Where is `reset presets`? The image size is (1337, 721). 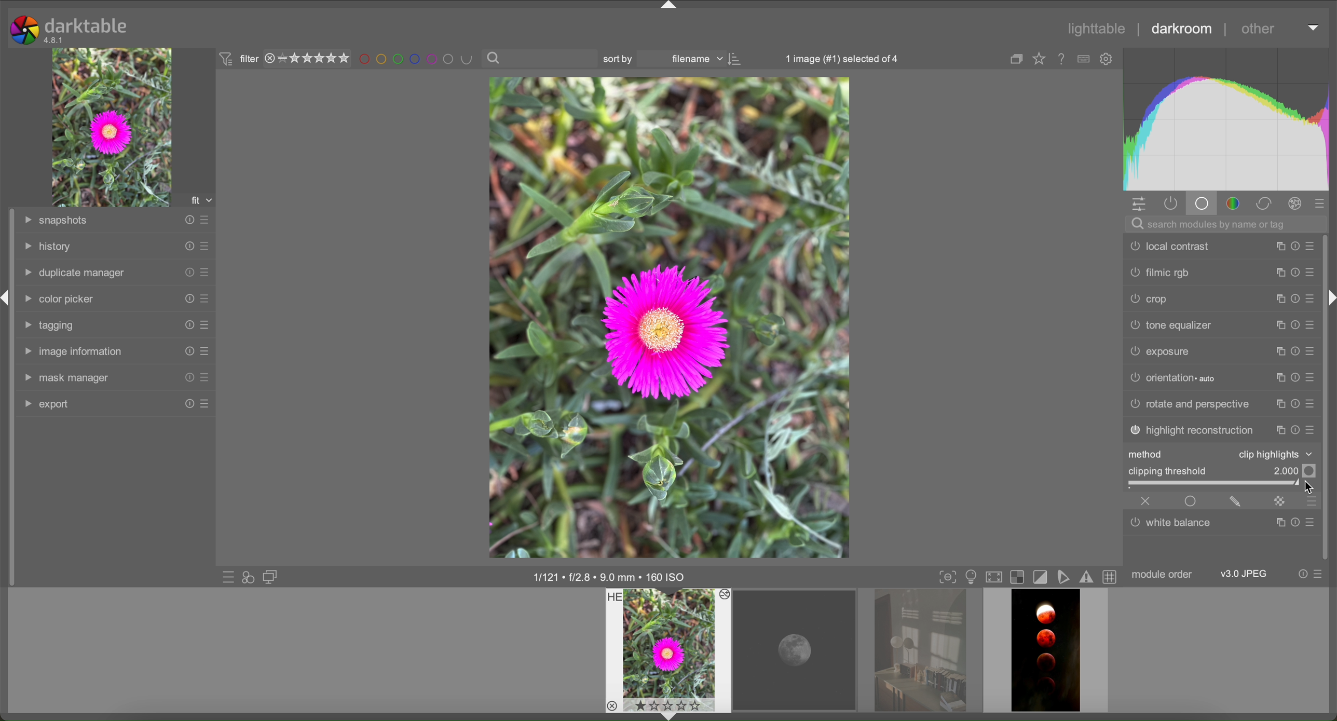 reset presets is located at coordinates (1294, 352).